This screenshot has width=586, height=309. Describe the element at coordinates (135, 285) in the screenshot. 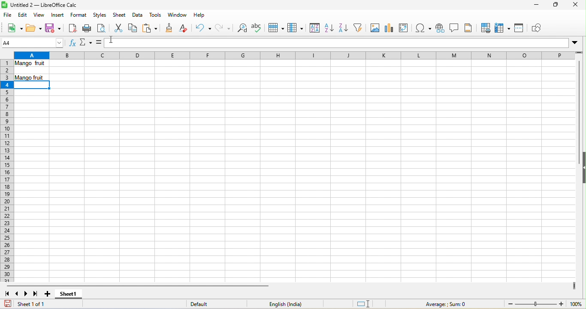

I see `horizontal scroll bar` at that location.